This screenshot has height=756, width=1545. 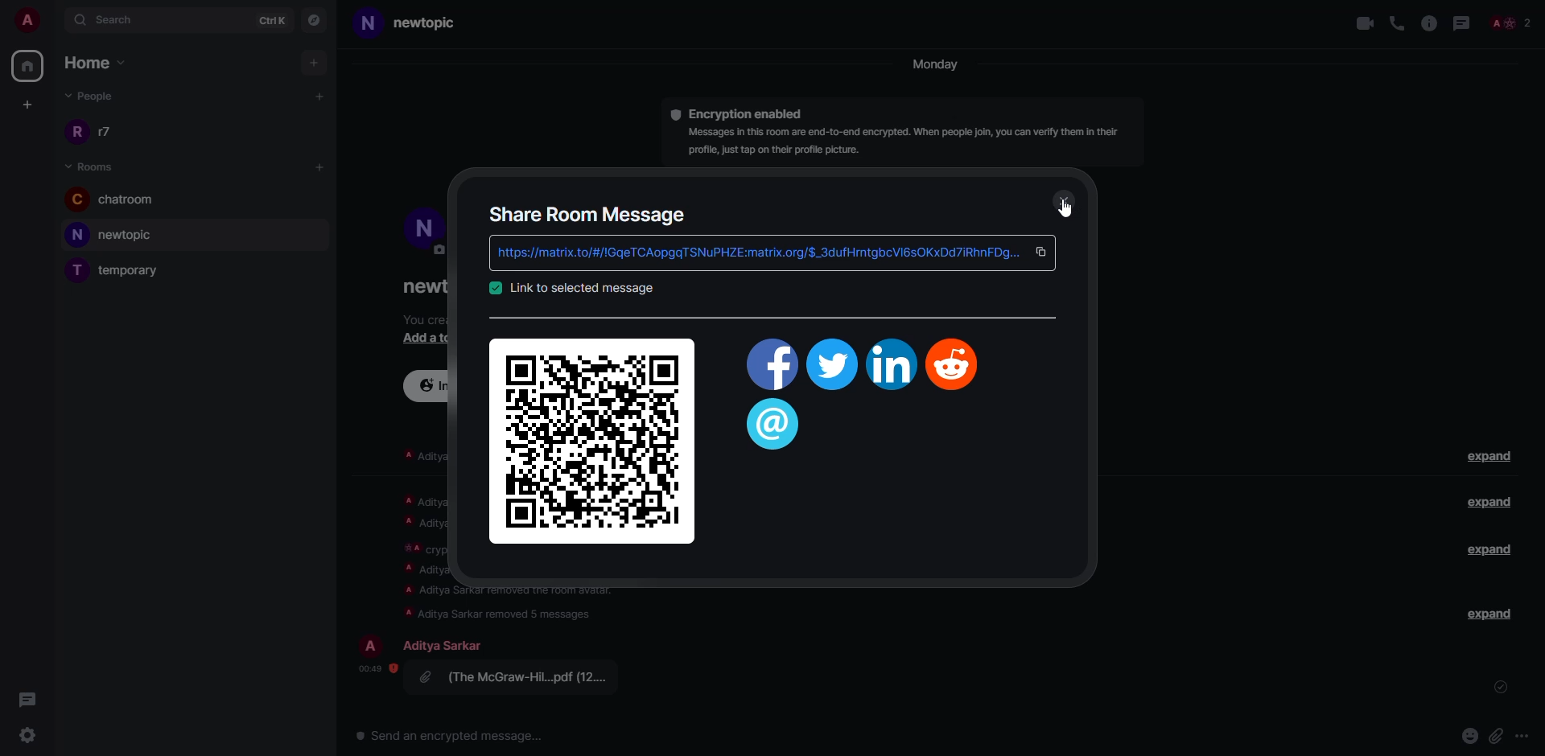 I want to click on Monday, so click(x=937, y=65).